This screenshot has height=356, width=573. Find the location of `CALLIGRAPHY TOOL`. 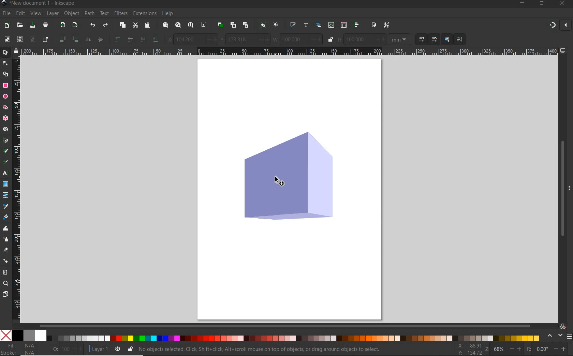

CALLIGRAPHY TOOL is located at coordinates (5, 162).